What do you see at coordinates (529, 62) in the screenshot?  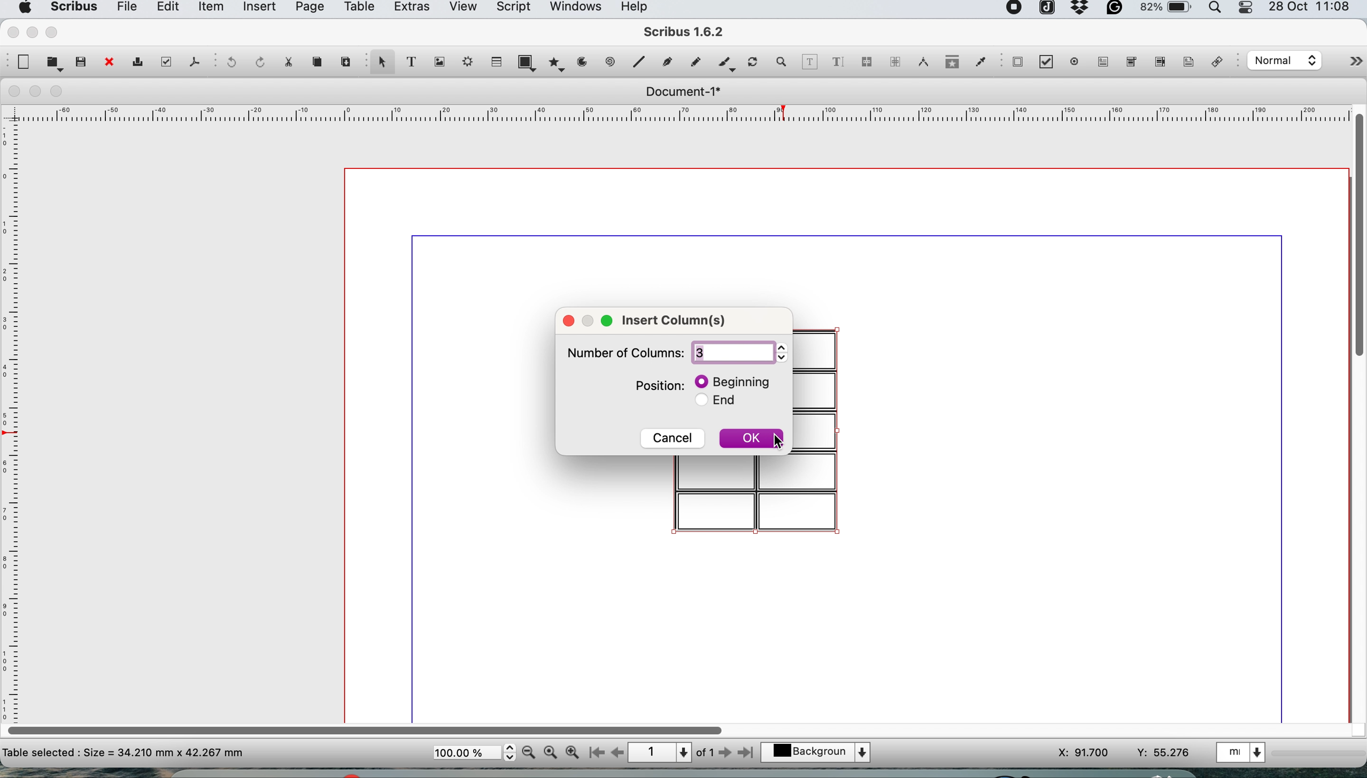 I see `shape` at bounding box center [529, 62].